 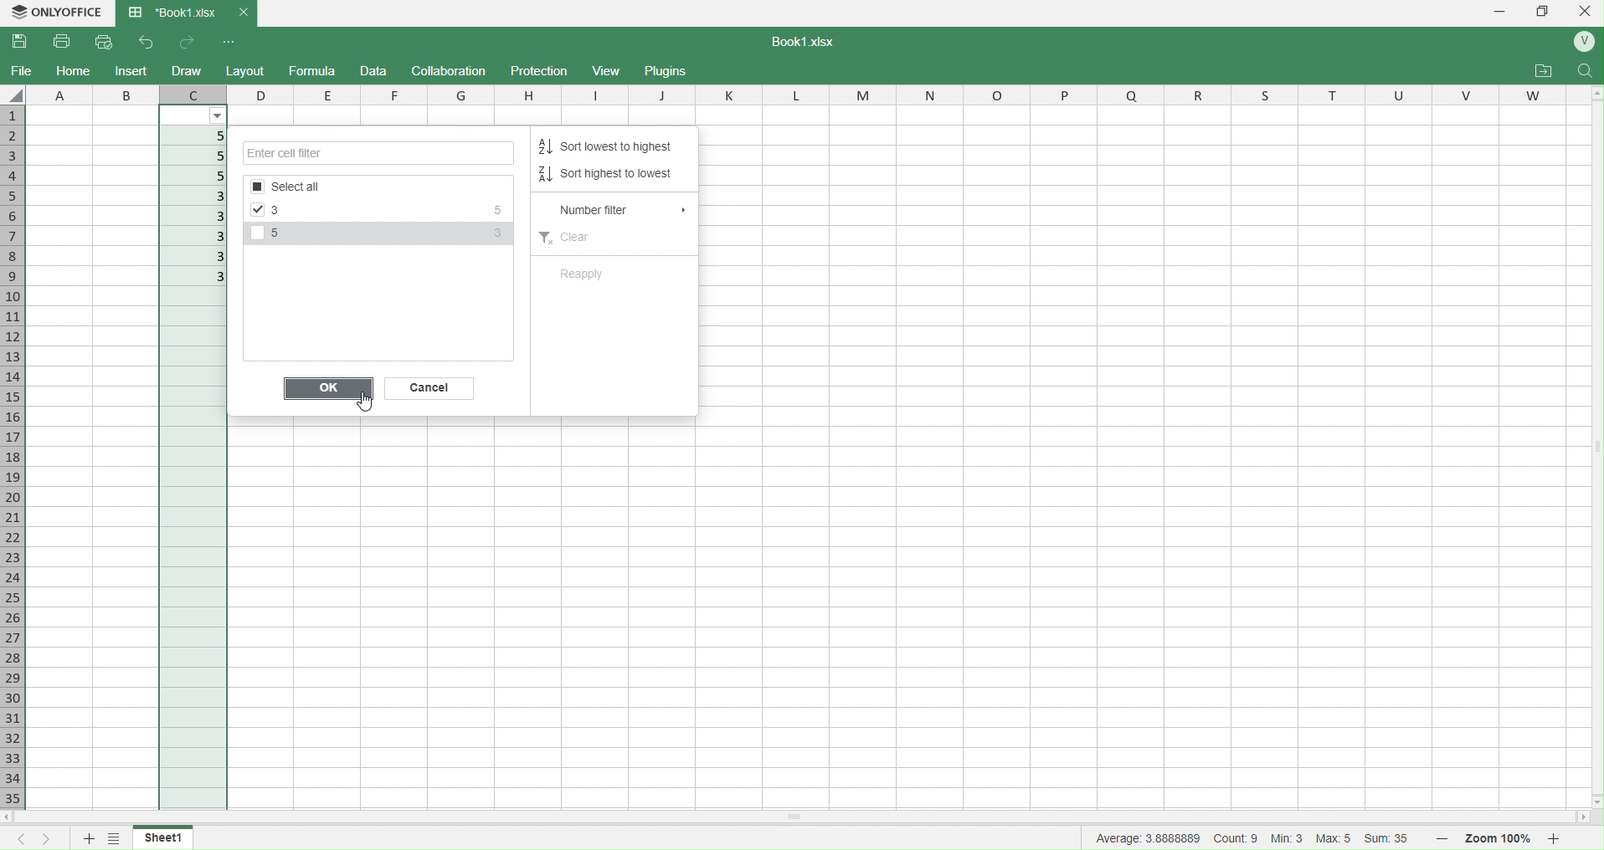 What do you see at coordinates (193, 93) in the screenshot?
I see `c` at bounding box center [193, 93].